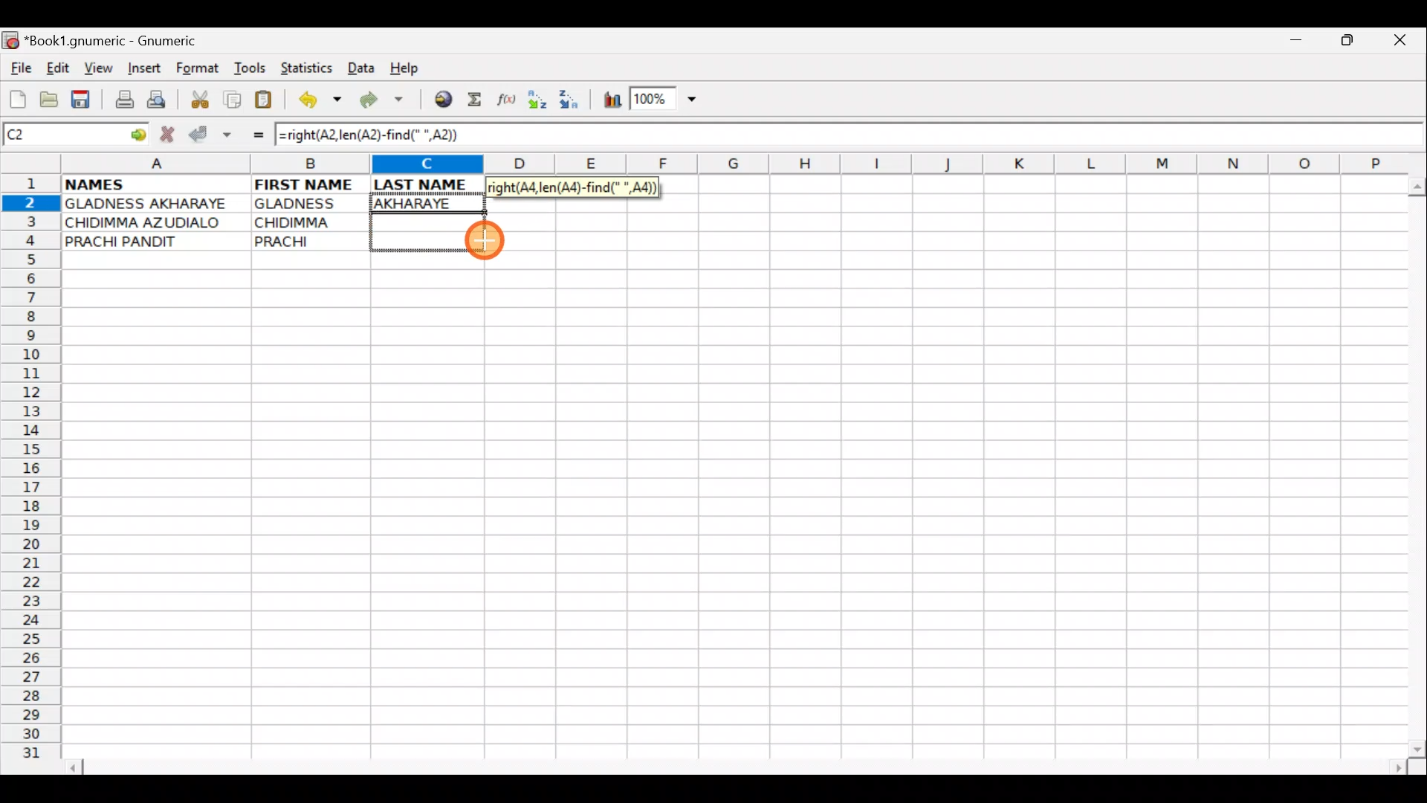 This screenshot has height=803, width=1427. I want to click on FIRST NAME, so click(306, 183).